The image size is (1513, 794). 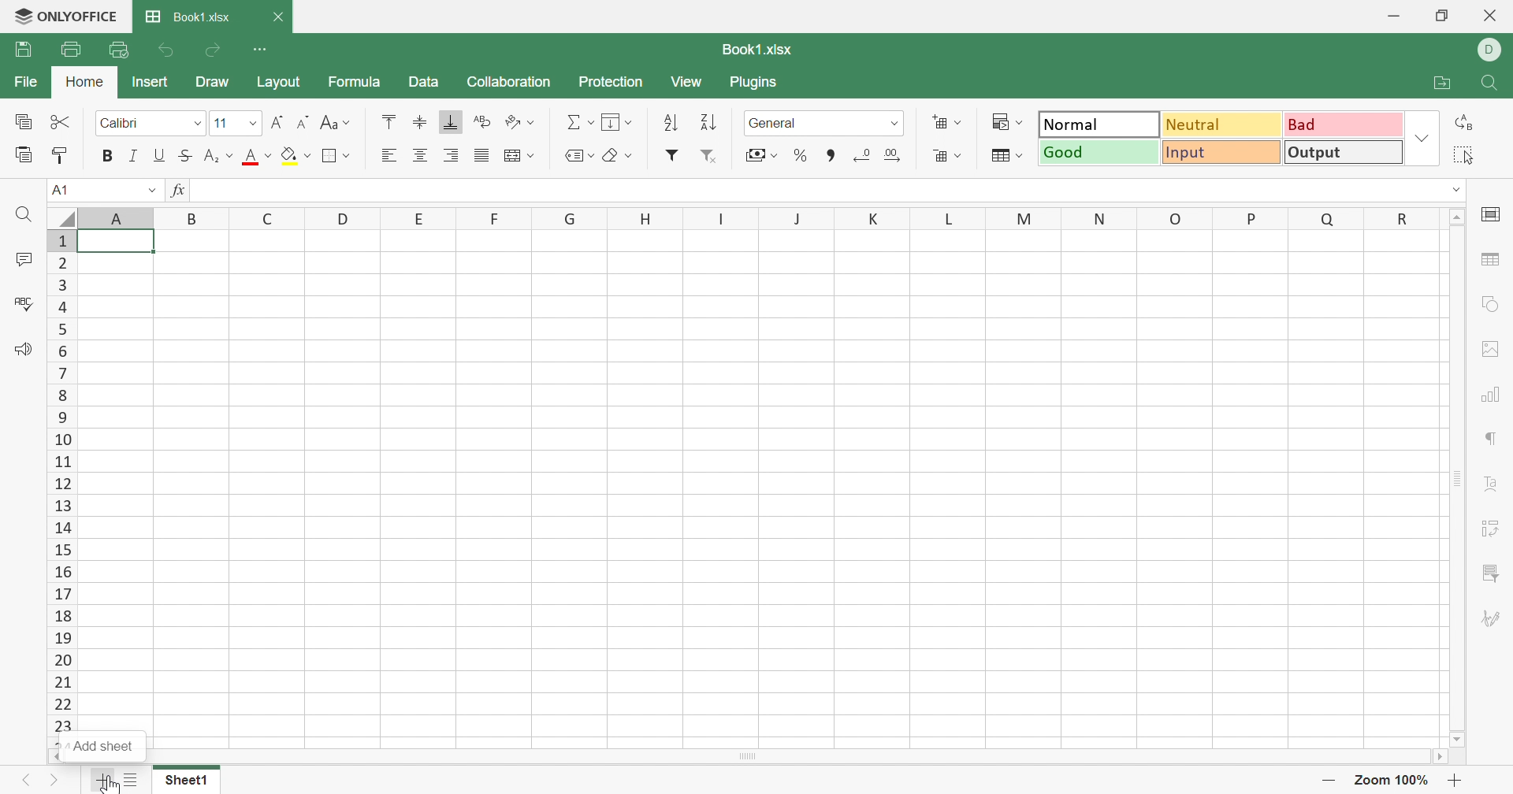 I want to click on I, so click(x=719, y=217).